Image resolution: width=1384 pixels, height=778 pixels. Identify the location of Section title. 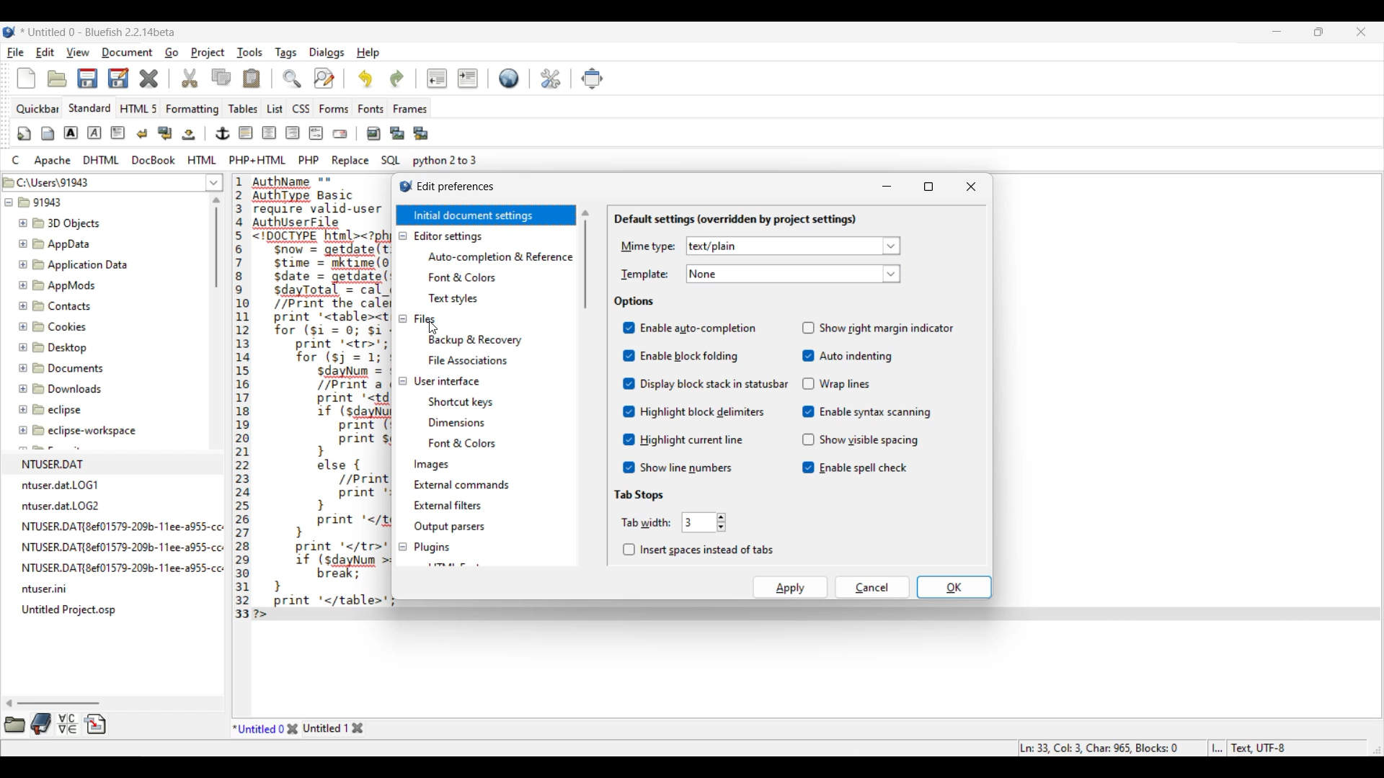
(735, 220).